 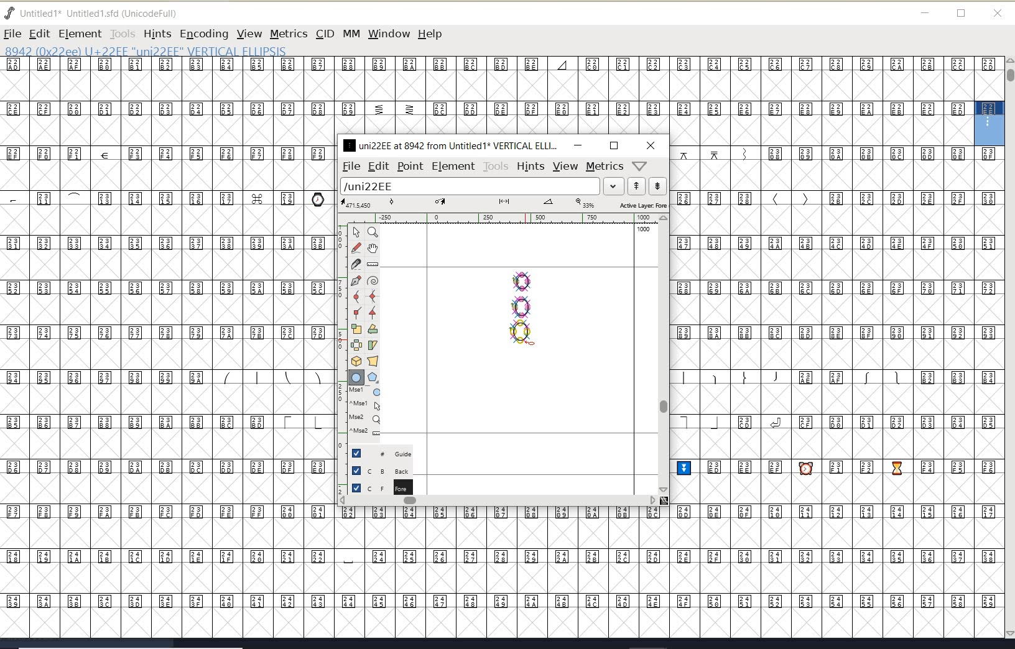 What do you see at coordinates (104, 12) in the screenshot?
I see `untitled1* Untitled 1.sfd (UnicodeFull)` at bounding box center [104, 12].